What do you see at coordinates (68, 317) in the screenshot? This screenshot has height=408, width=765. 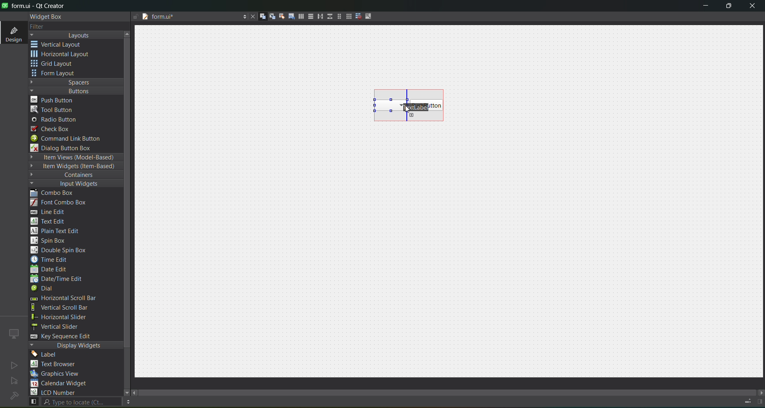 I see `horizontal slider` at bounding box center [68, 317].